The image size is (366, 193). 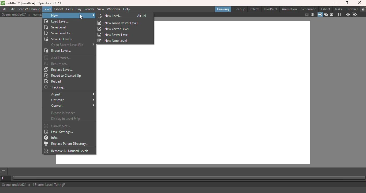 What do you see at coordinates (67, 114) in the screenshot?
I see `Expose in Xsheet` at bounding box center [67, 114].